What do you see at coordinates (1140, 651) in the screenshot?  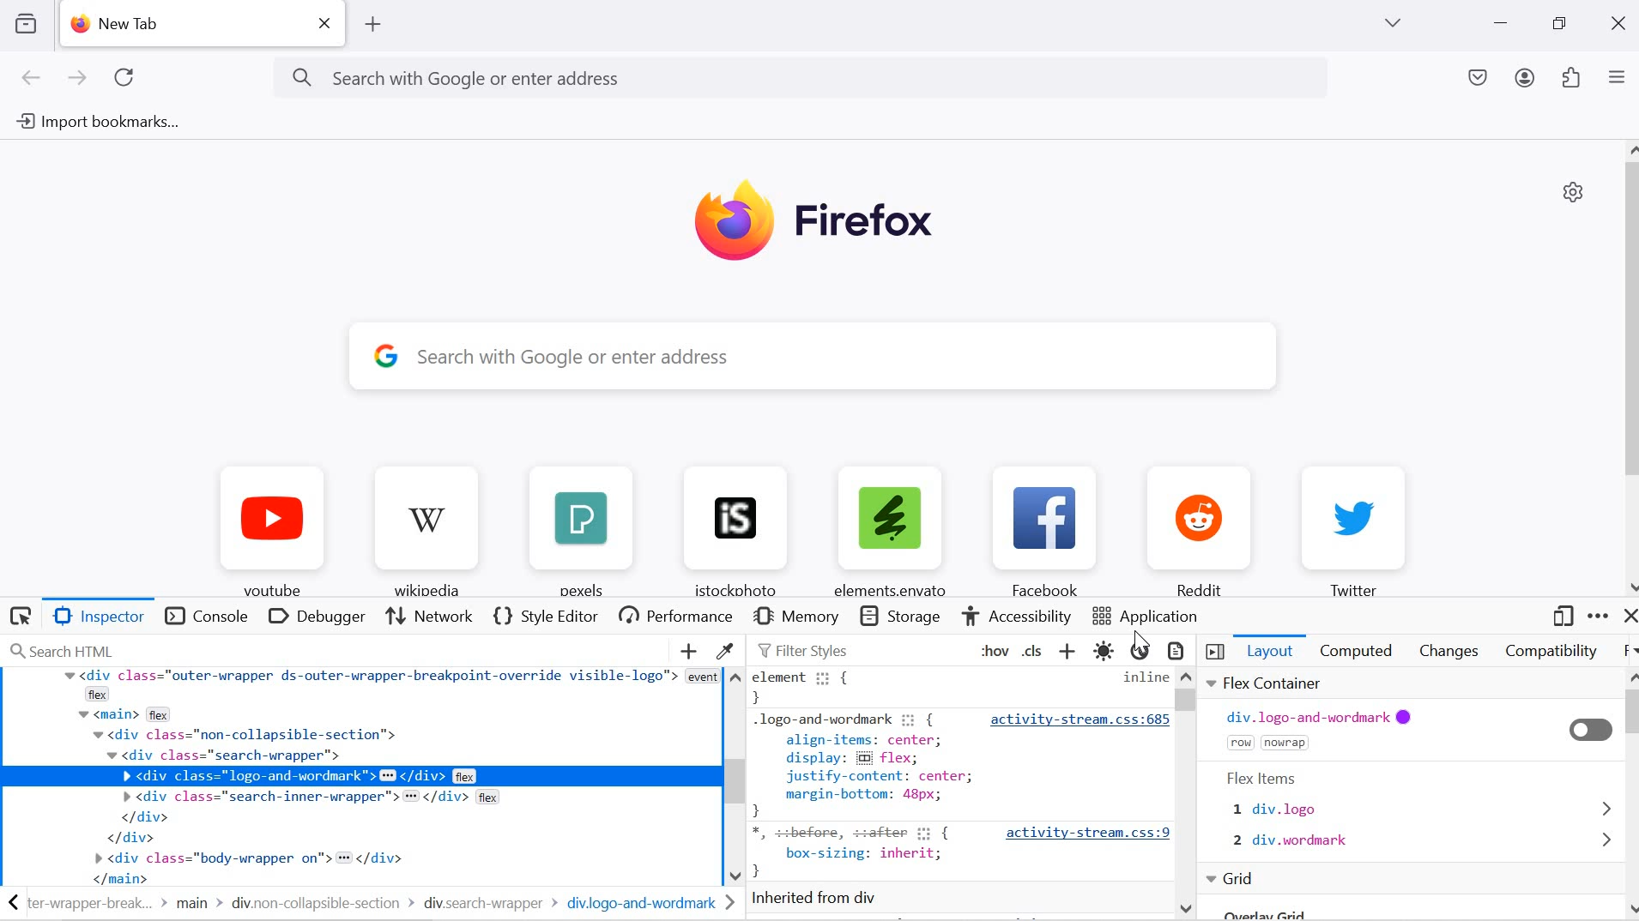 I see `toggle dark color` at bounding box center [1140, 651].